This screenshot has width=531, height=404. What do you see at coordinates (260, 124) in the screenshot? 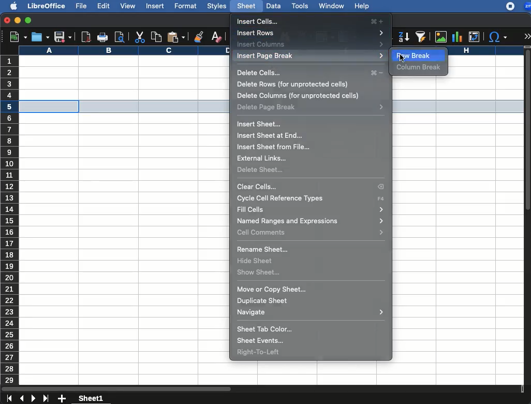
I see `insert sheet` at bounding box center [260, 124].